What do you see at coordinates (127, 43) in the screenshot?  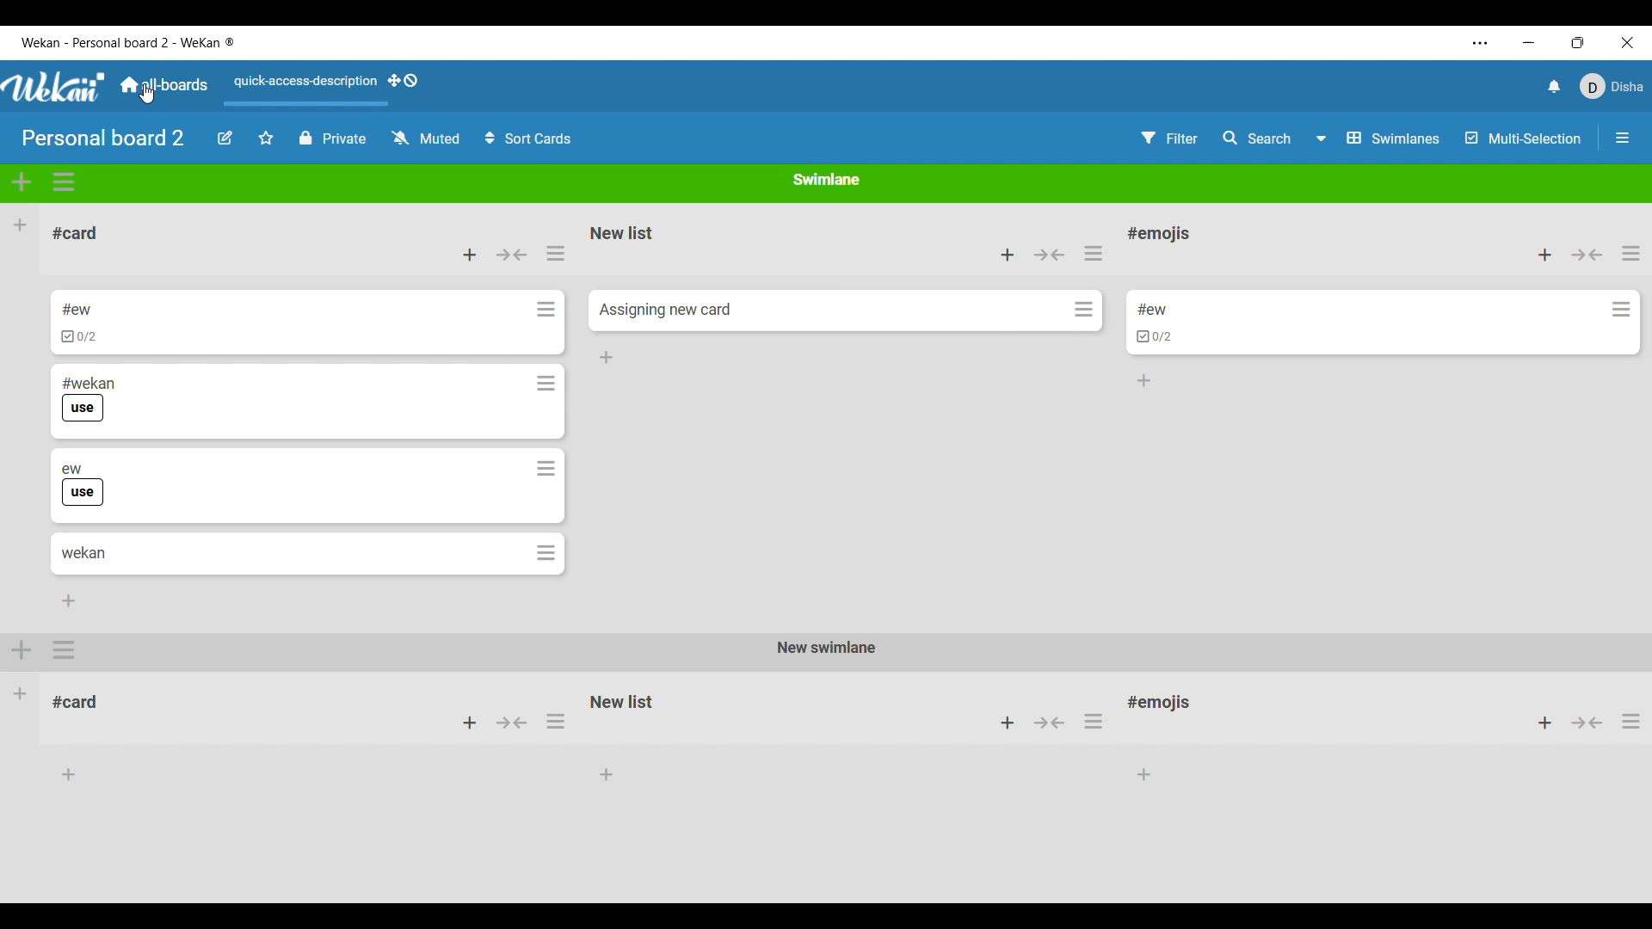 I see `Board name included` at bounding box center [127, 43].